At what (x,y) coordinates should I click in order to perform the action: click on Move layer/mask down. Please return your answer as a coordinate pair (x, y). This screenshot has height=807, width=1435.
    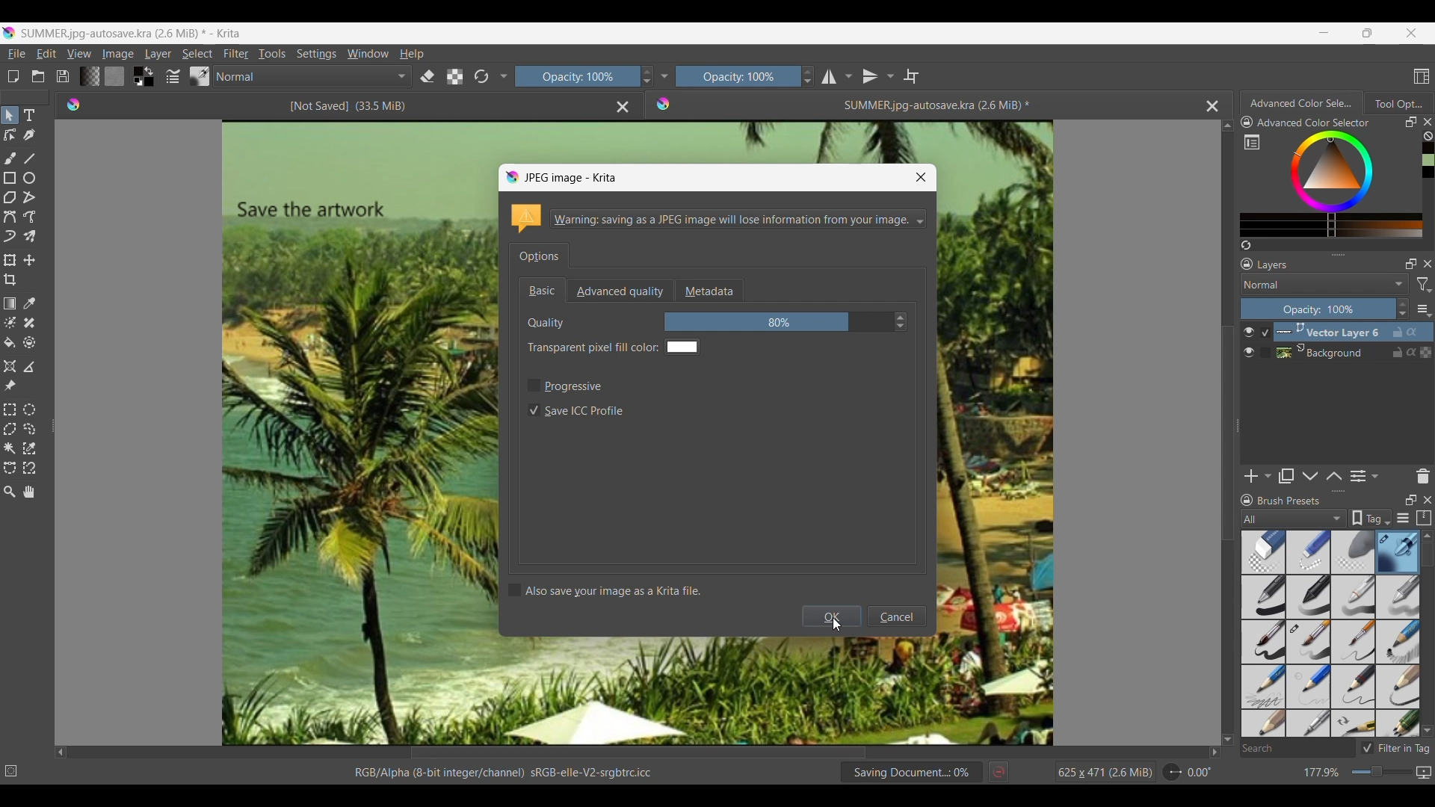
    Looking at the image, I should click on (1310, 476).